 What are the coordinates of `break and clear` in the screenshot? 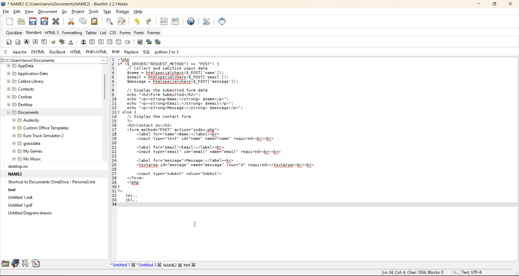 It's located at (63, 42).